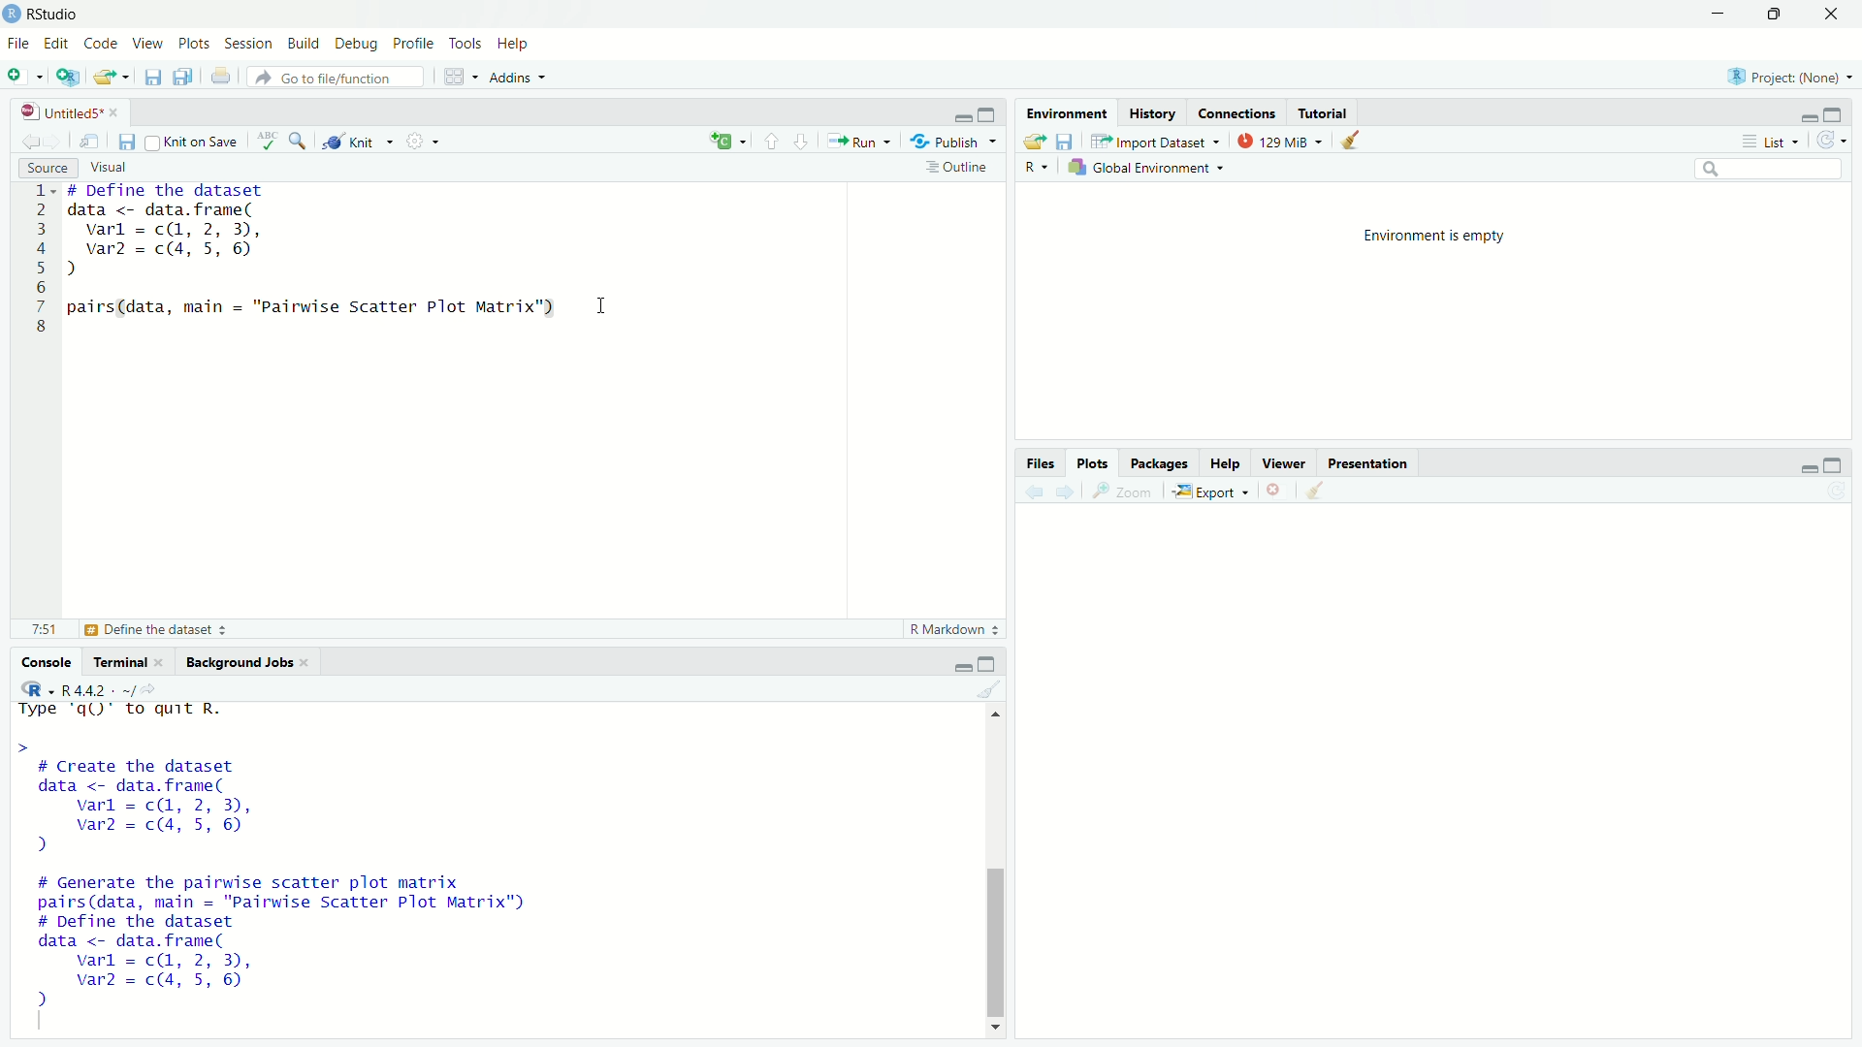  Describe the element at coordinates (148, 44) in the screenshot. I see `View` at that location.